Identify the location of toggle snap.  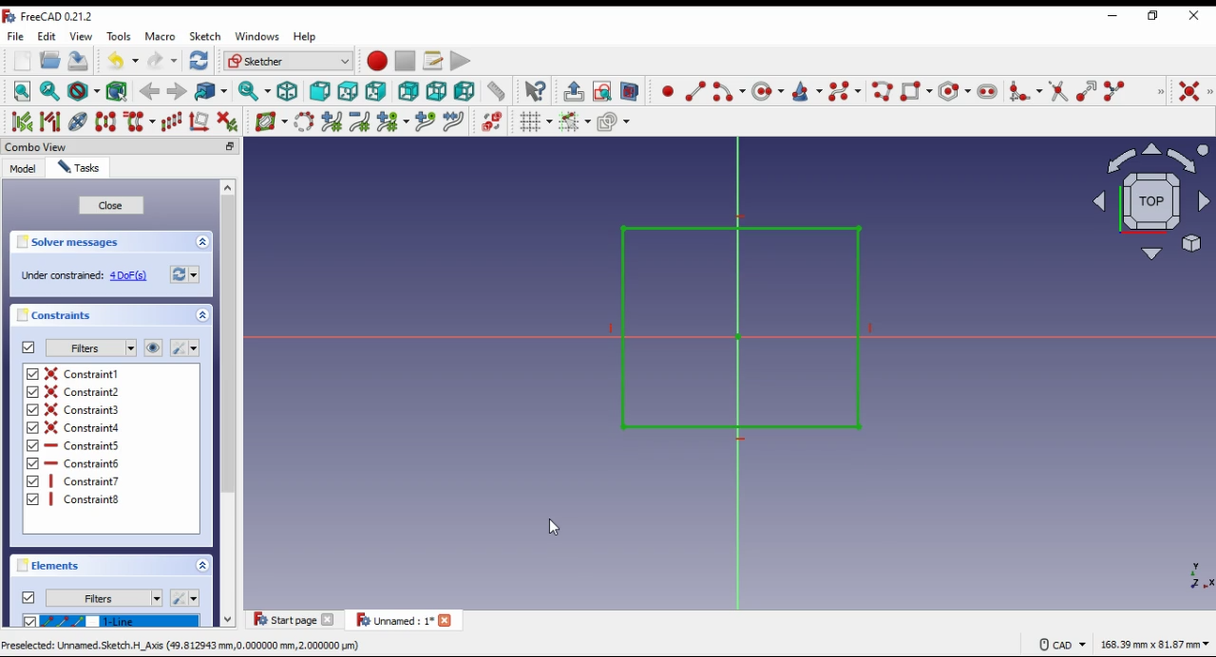
(576, 122).